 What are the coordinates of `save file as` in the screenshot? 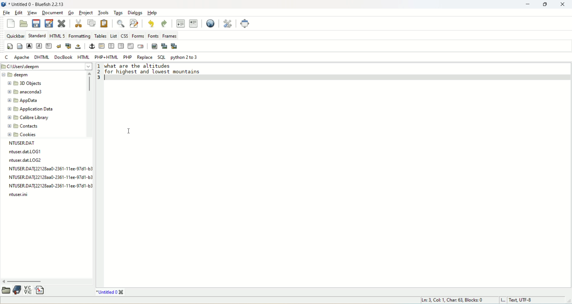 It's located at (49, 23).